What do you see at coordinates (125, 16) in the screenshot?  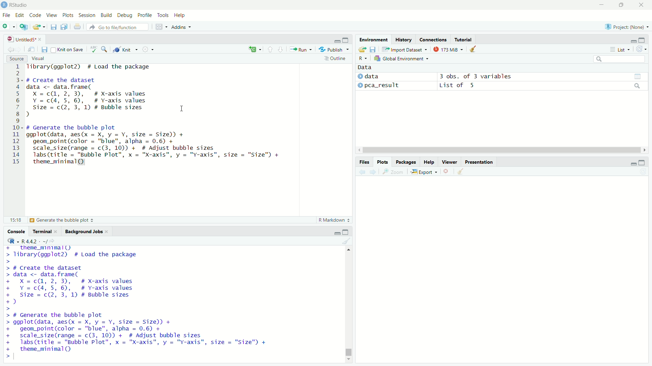 I see `debug` at bounding box center [125, 16].